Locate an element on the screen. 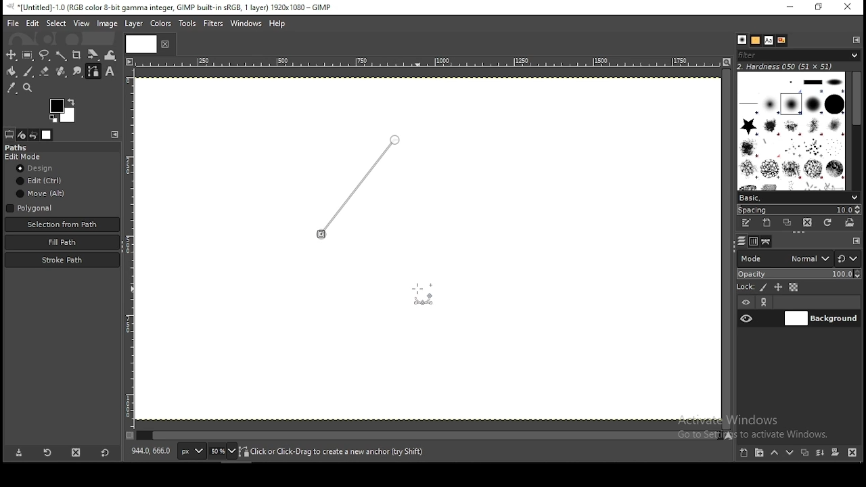 This screenshot has height=487, width=866. 872.0, 196.0 is located at coordinates (152, 453).